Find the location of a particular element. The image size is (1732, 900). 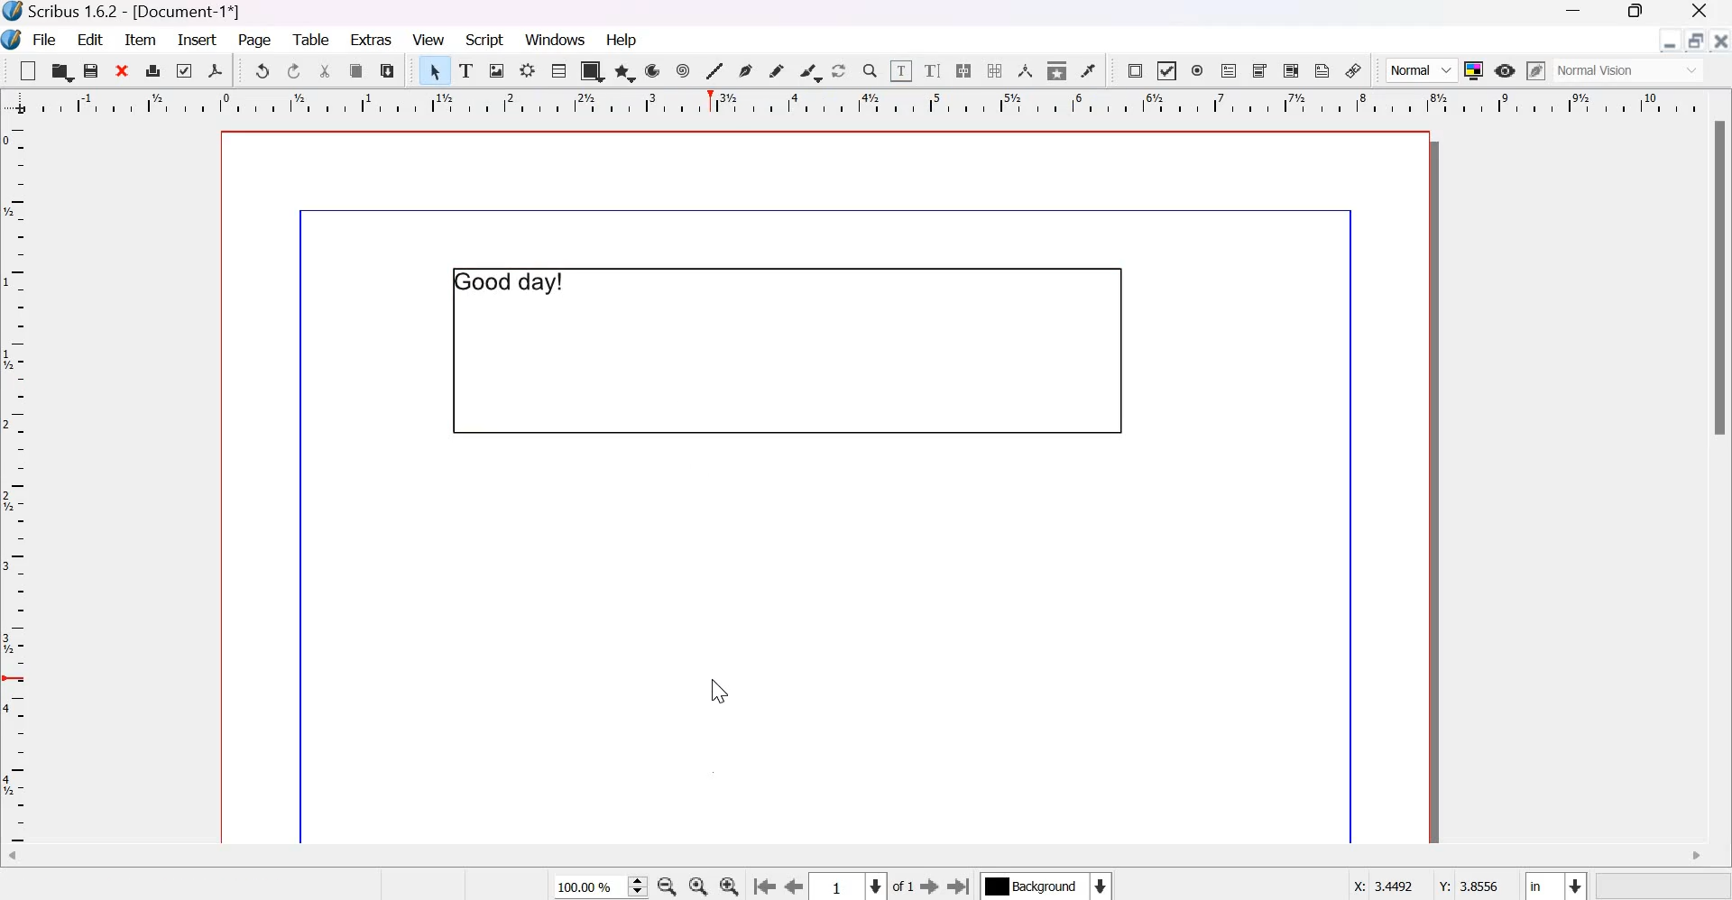

render frame is located at coordinates (528, 70).